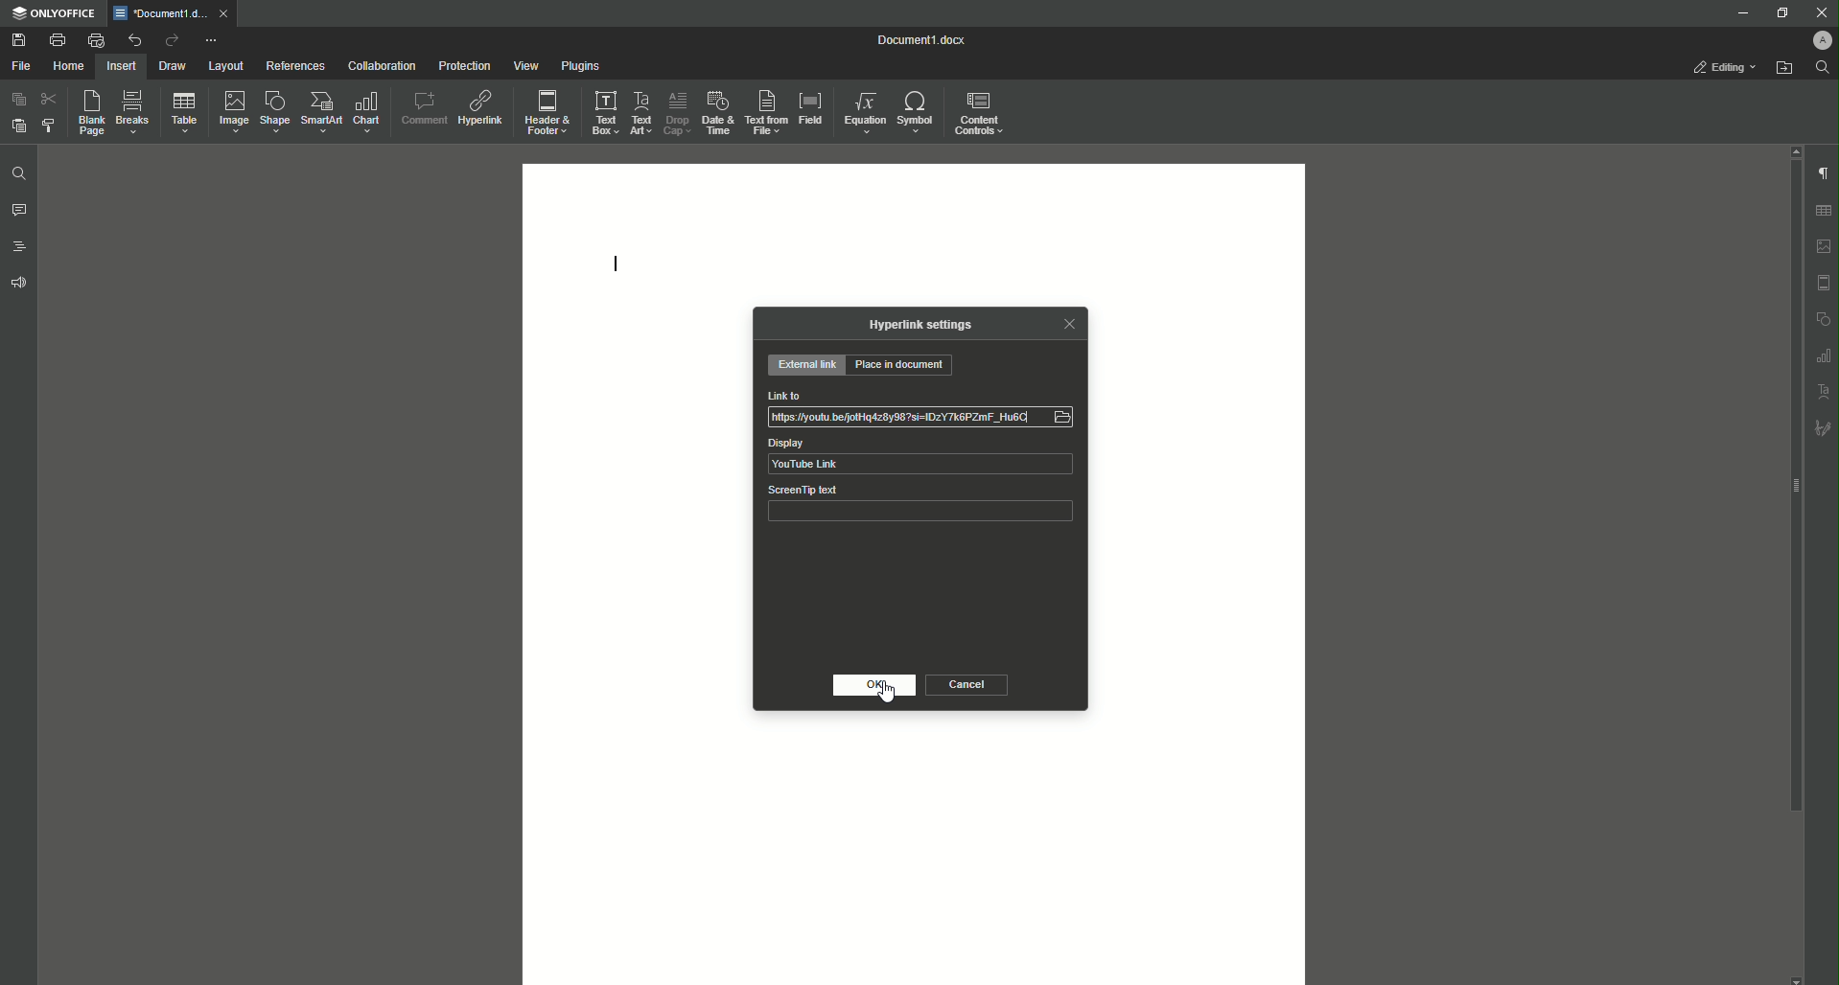  I want to click on Close, so click(1074, 325).